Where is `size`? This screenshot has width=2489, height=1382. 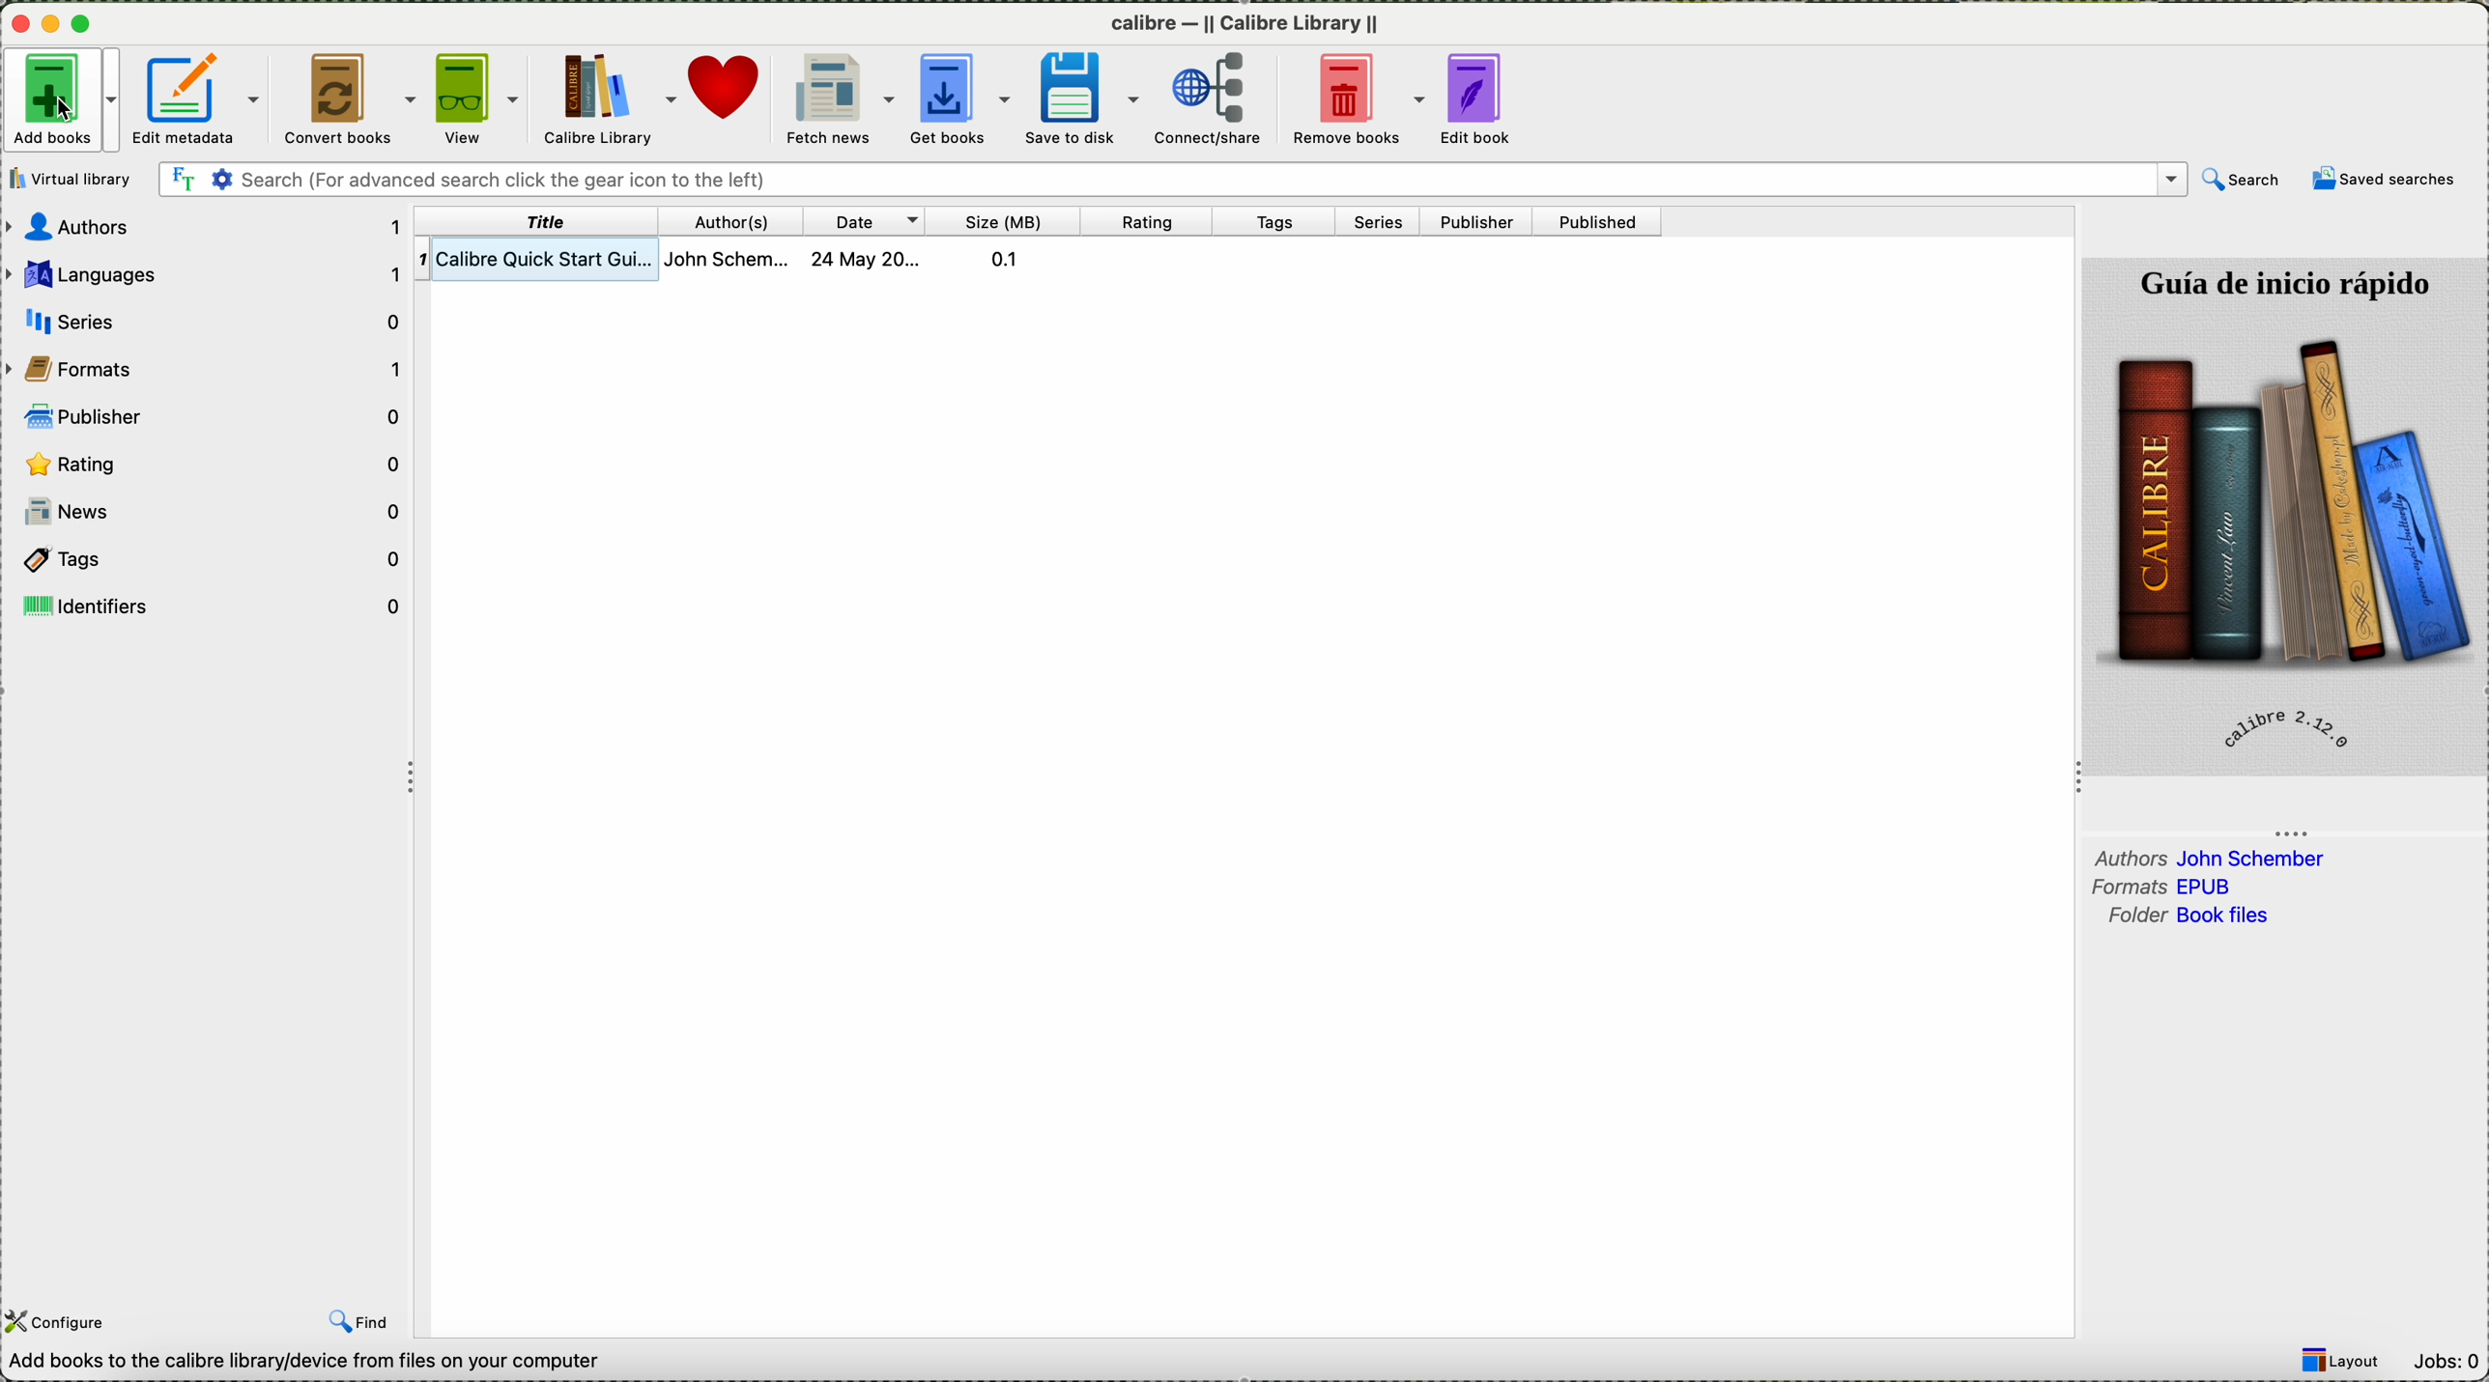
size is located at coordinates (1005, 220).